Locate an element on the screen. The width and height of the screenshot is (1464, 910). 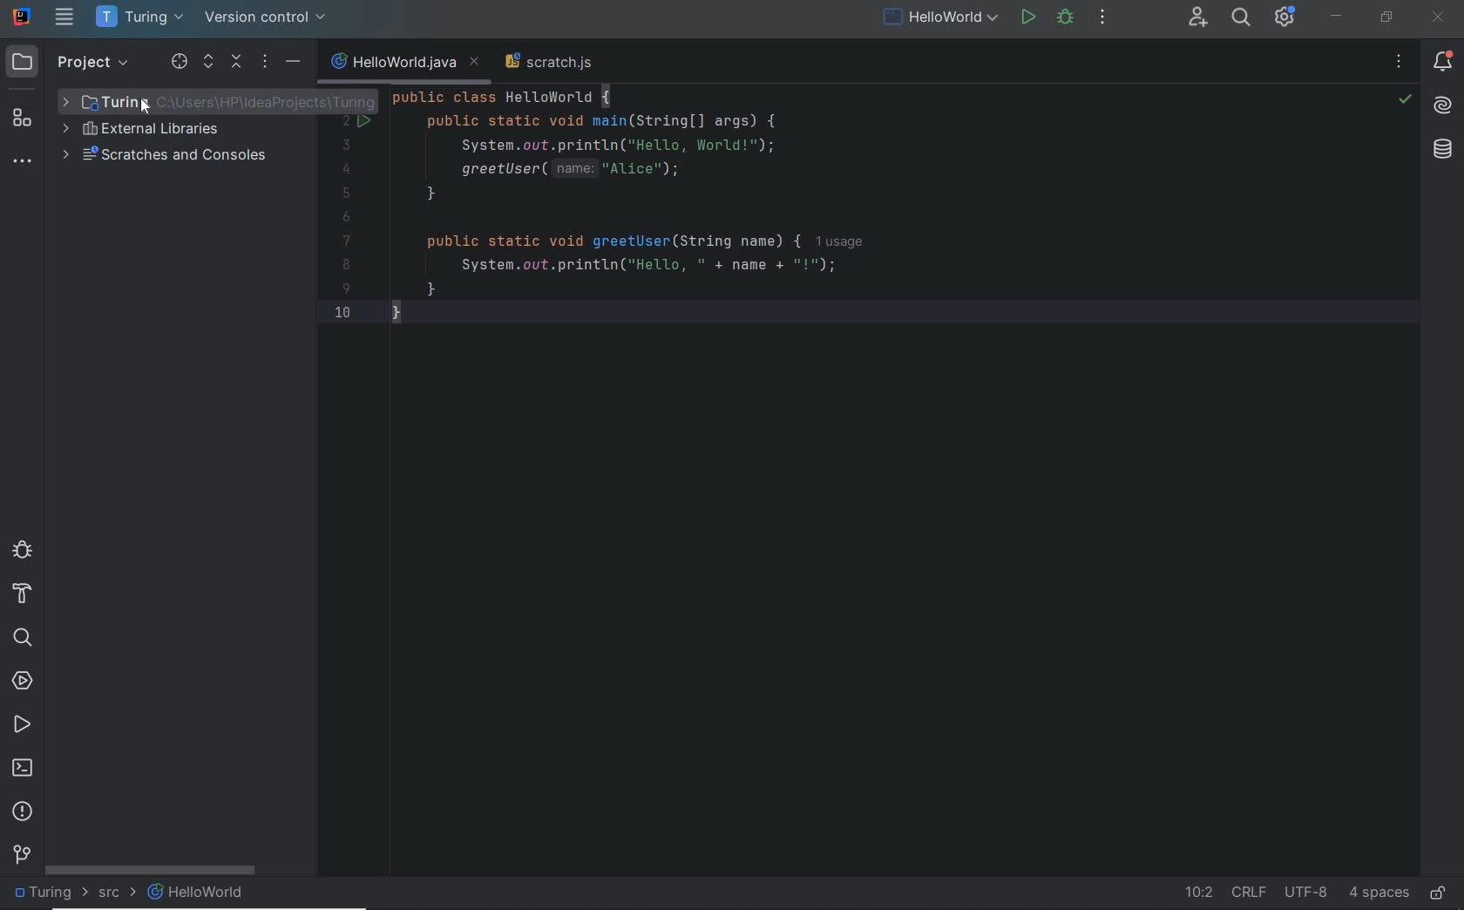
code with me is located at coordinates (1197, 24).